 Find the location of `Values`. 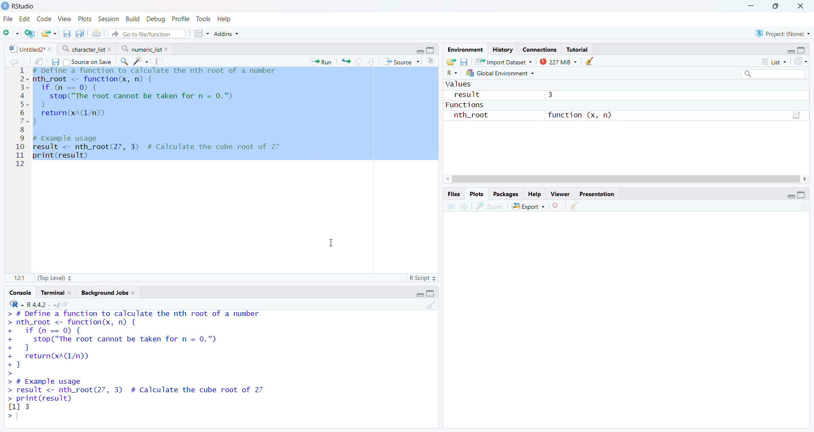

Values is located at coordinates (463, 84).